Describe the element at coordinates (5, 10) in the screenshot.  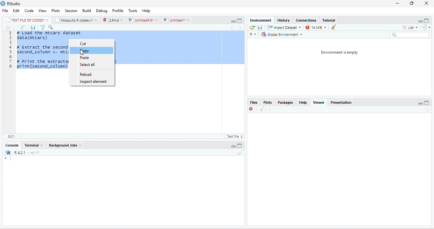
I see `File` at that location.